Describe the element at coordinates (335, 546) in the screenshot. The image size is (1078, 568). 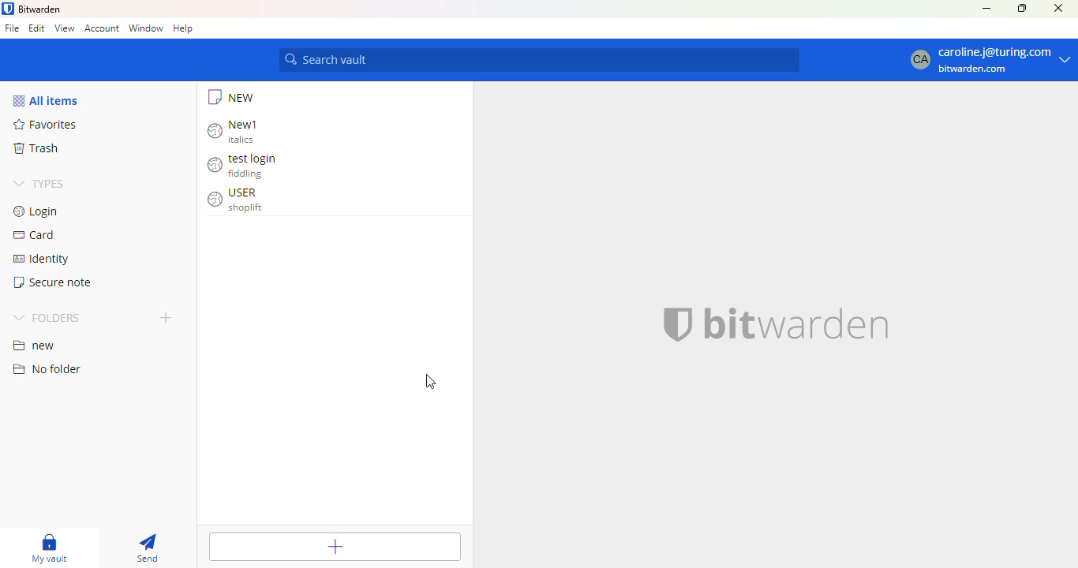
I see `add item` at that location.